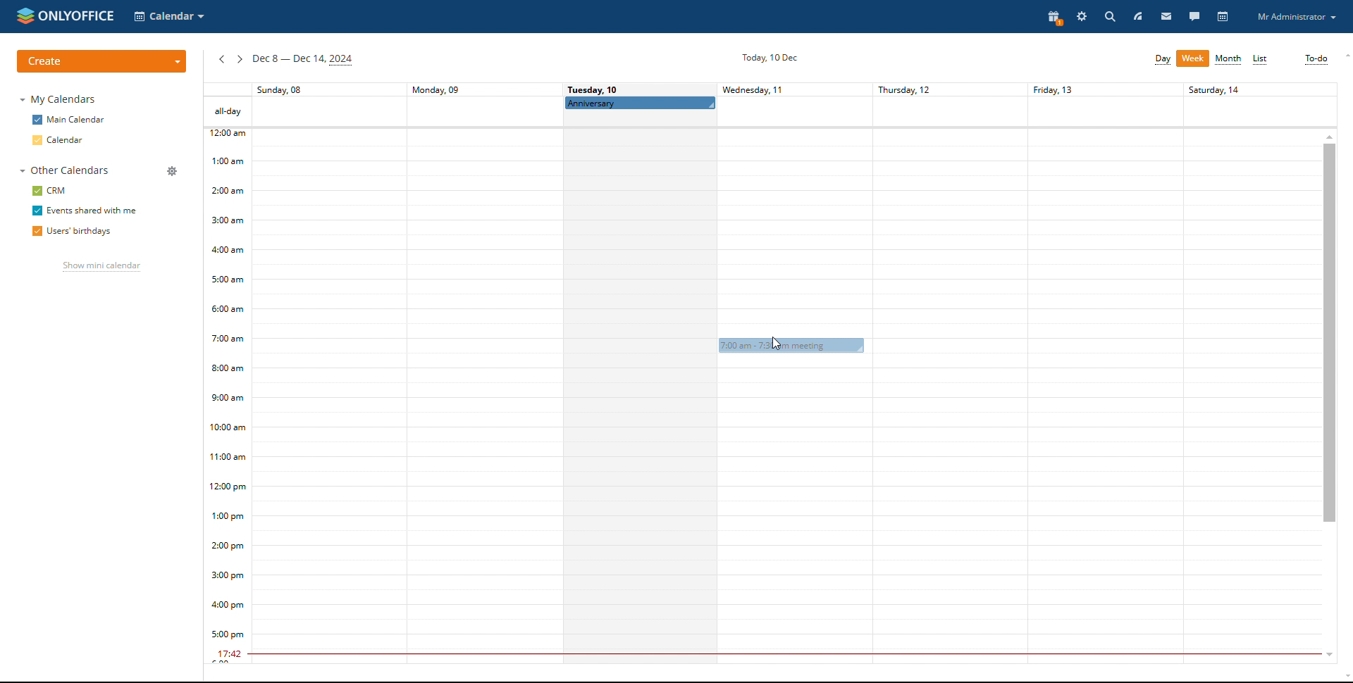  I want to click on events shared with me, so click(84, 211).